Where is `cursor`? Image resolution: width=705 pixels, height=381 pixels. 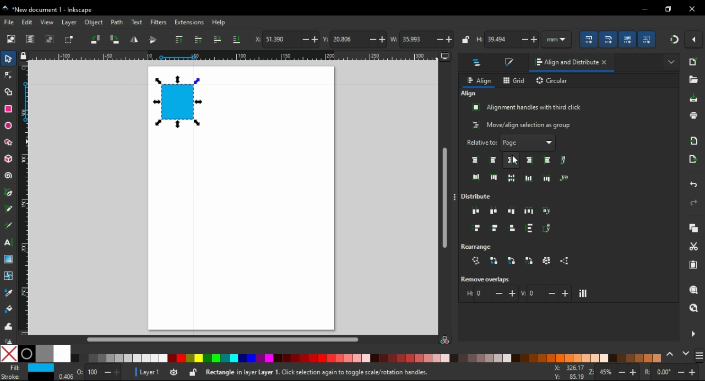
cursor is located at coordinates (516, 161).